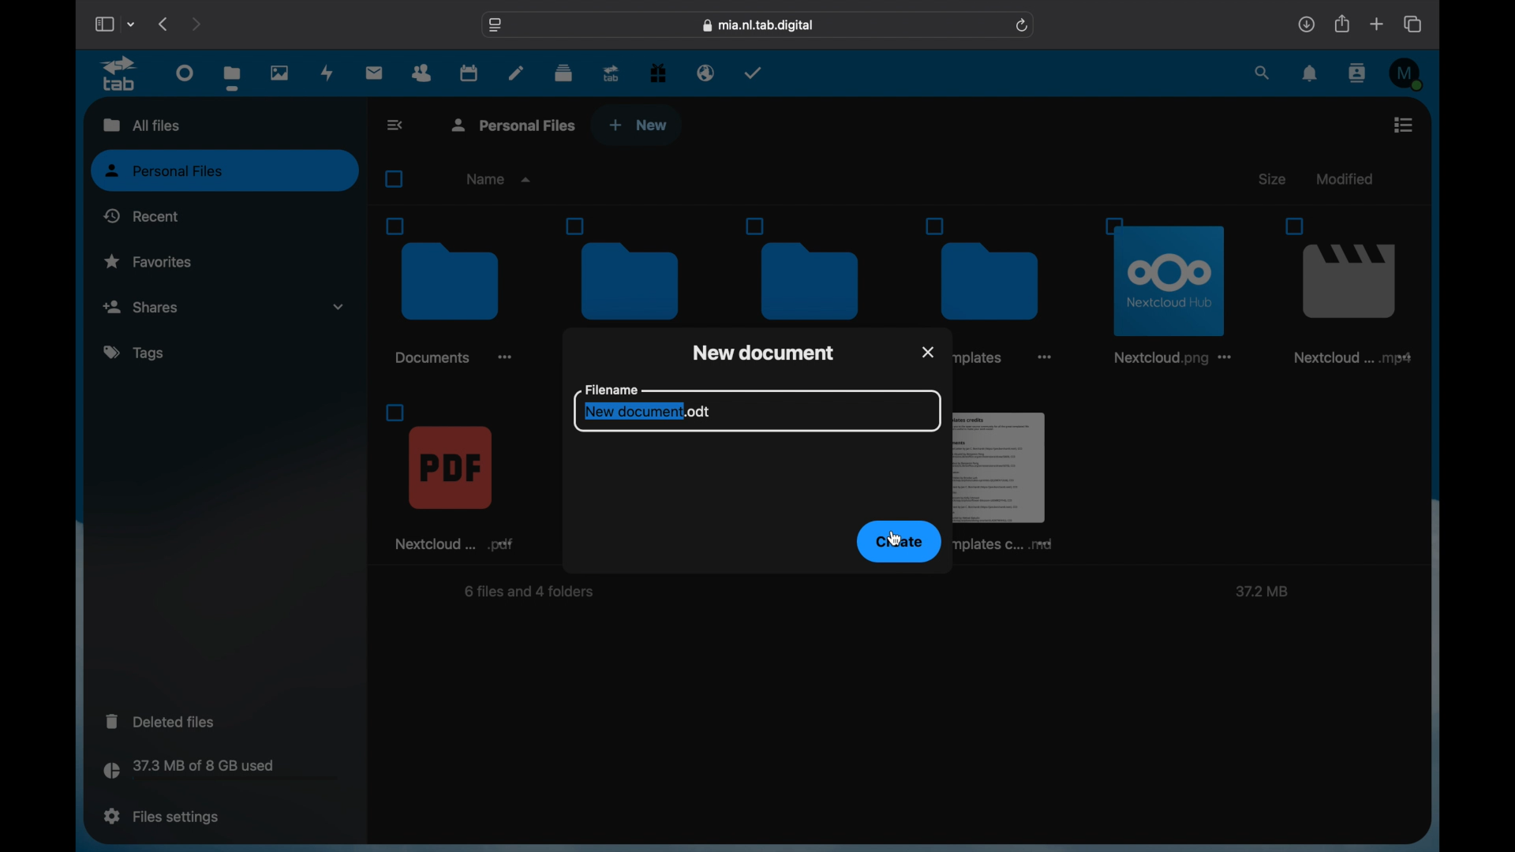 The height and width of the screenshot is (852, 1515). I want to click on personal files, so click(226, 171).